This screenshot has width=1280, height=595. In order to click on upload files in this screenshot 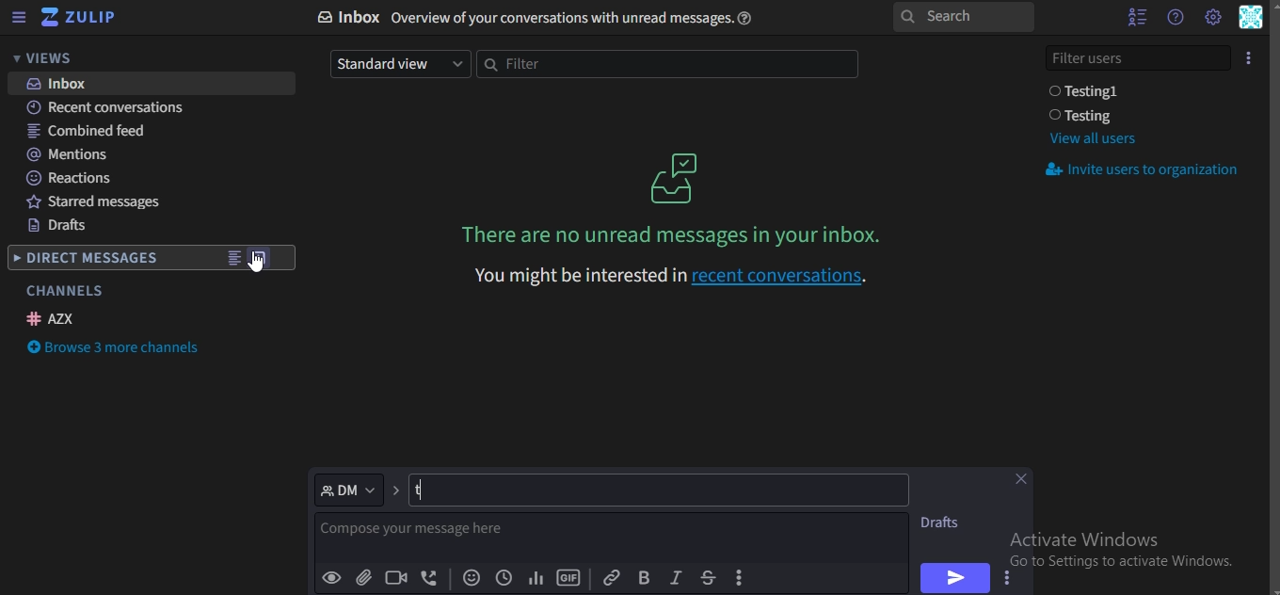, I will do `click(365, 579)`.